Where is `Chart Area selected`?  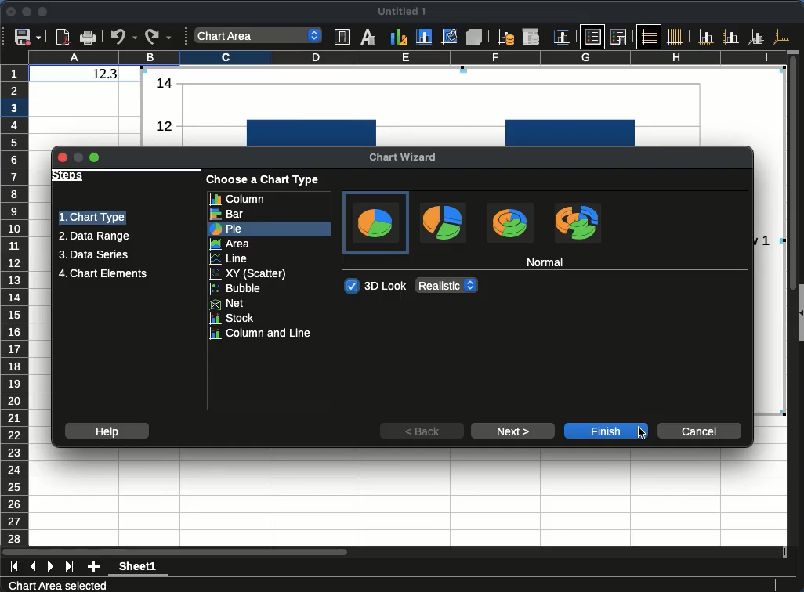
Chart Area selected is located at coordinates (57, 585).